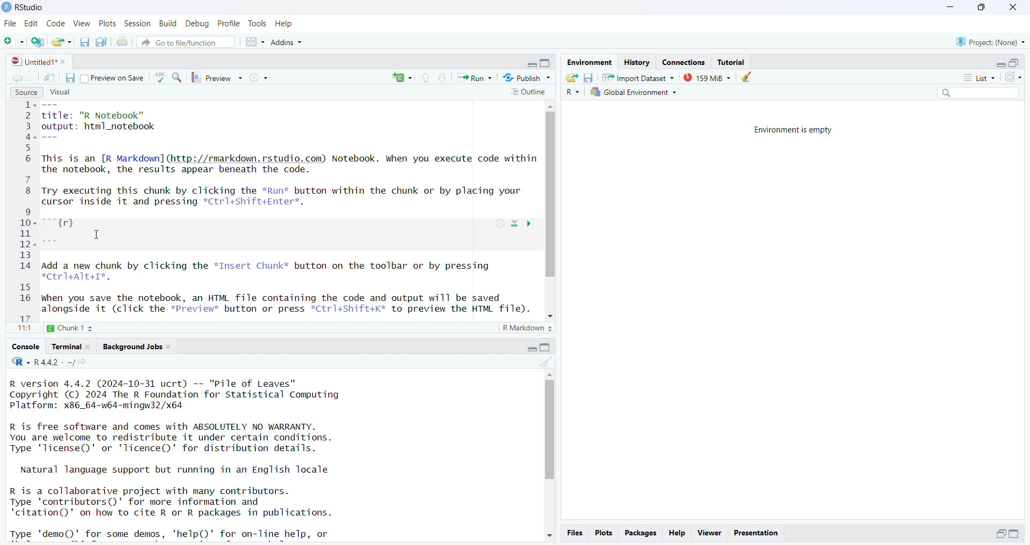 Image resolution: width=1030 pixels, height=545 pixels. Describe the element at coordinates (25, 92) in the screenshot. I see `source` at that location.